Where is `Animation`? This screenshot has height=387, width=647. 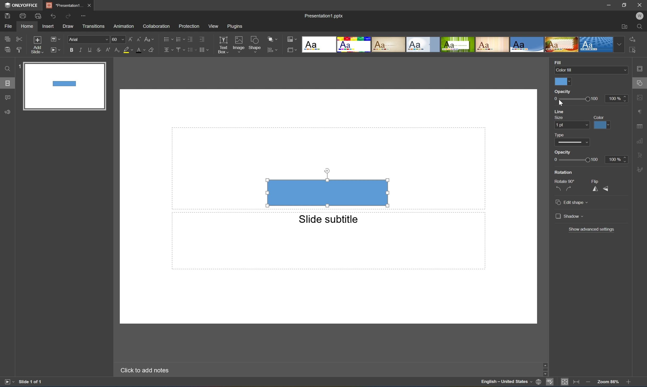 Animation is located at coordinates (125, 27).